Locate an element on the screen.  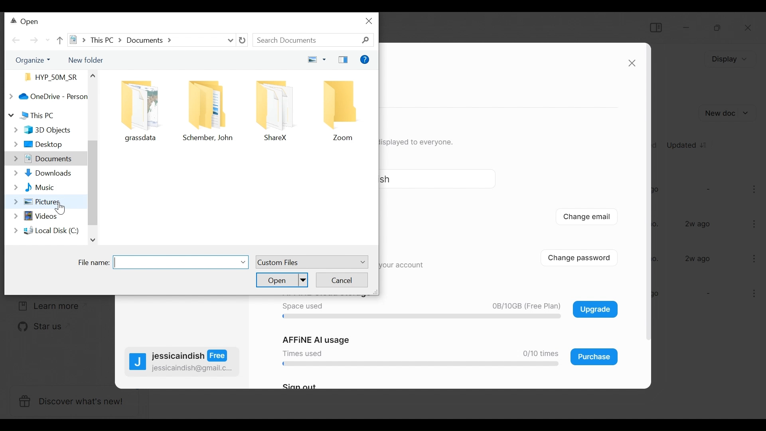
 is located at coordinates (92, 75).